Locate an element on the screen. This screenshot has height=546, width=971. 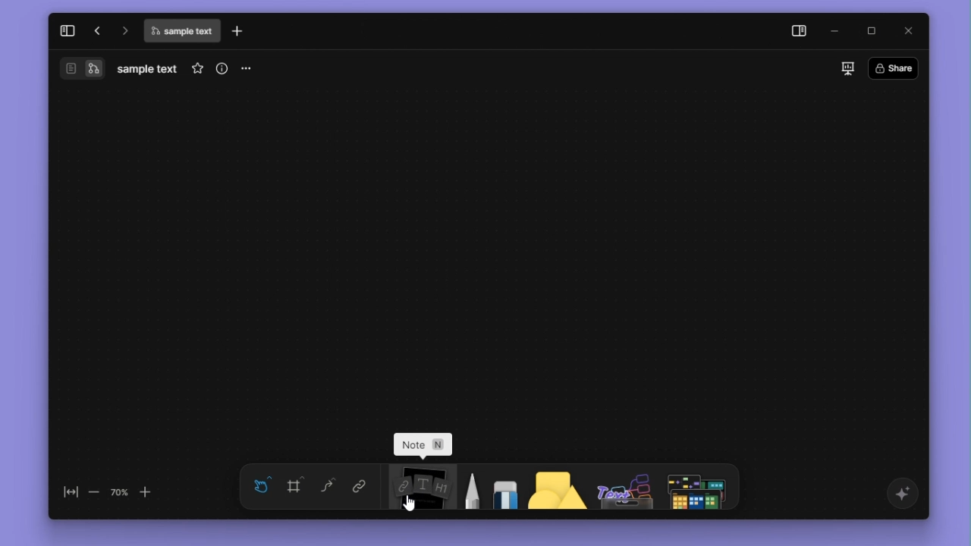
frame f is located at coordinates (296, 486).